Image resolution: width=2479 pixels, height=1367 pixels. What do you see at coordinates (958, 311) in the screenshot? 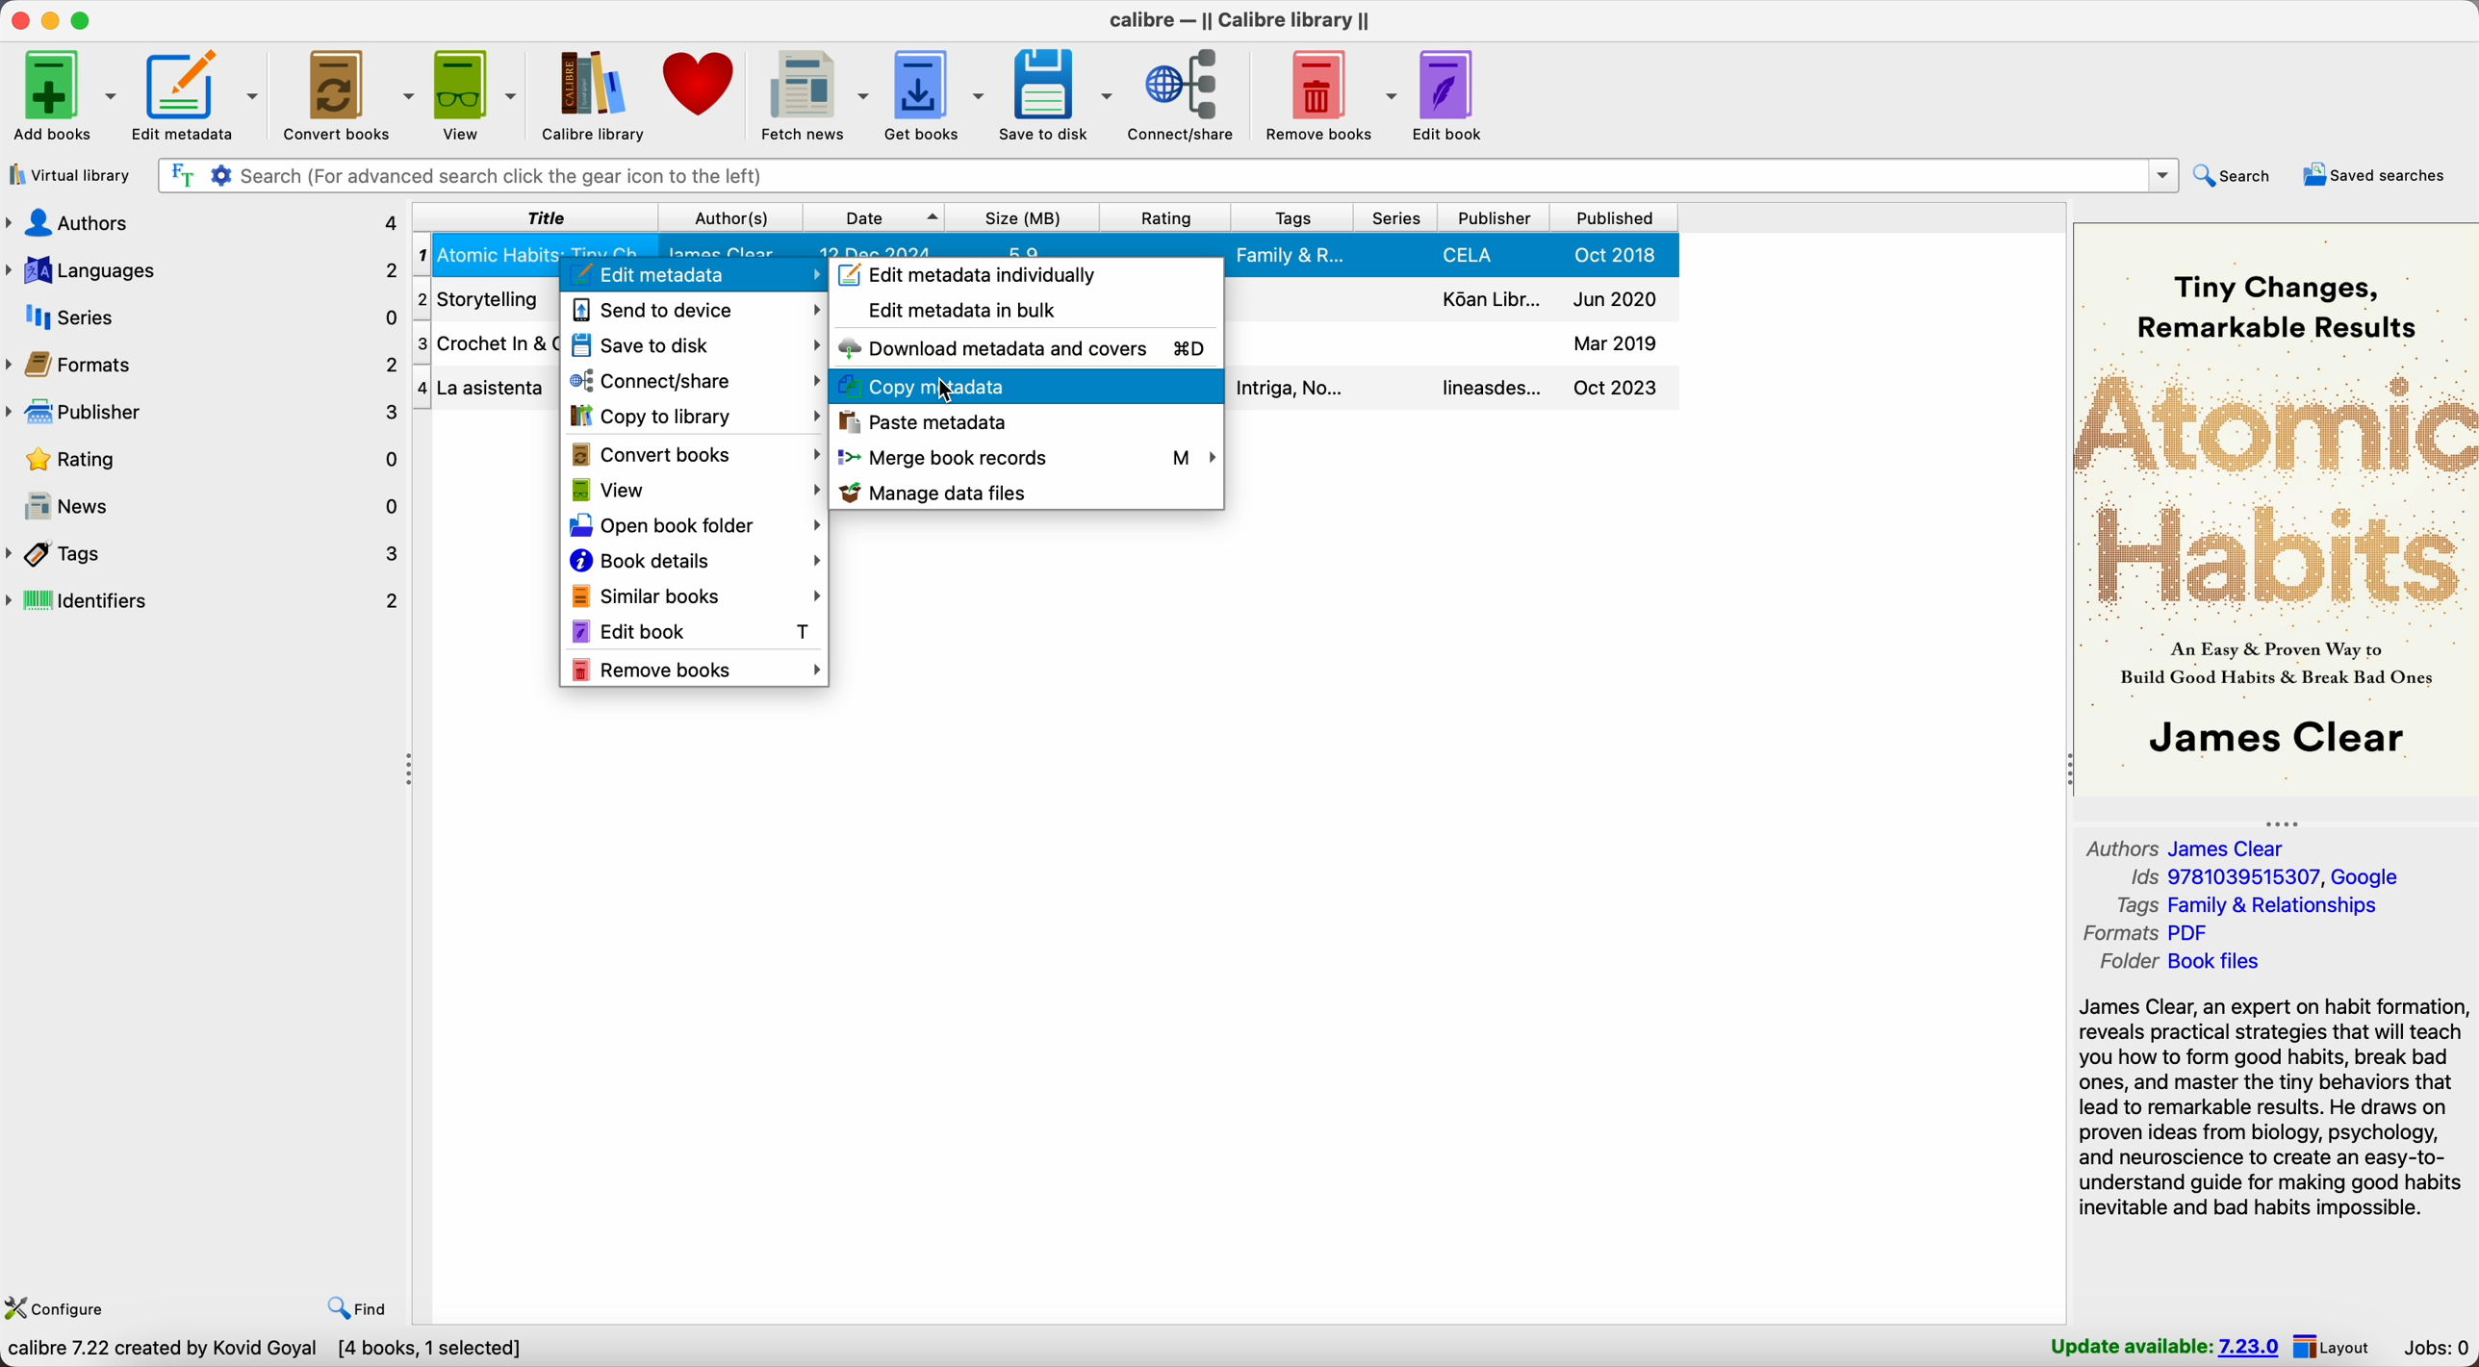
I see `edit metadata in bulk` at bounding box center [958, 311].